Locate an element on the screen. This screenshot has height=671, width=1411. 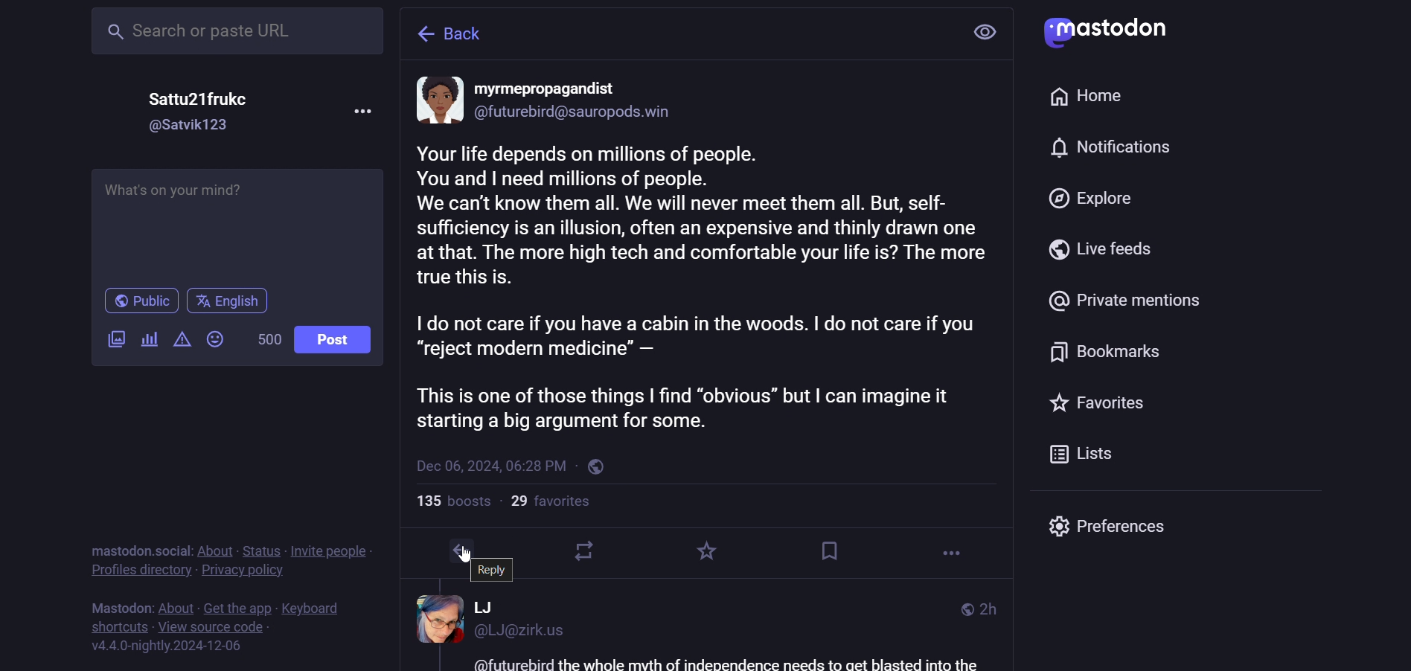
name is located at coordinates (489, 607).